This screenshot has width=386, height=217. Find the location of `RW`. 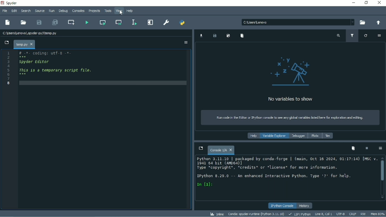

RW is located at coordinates (363, 213).